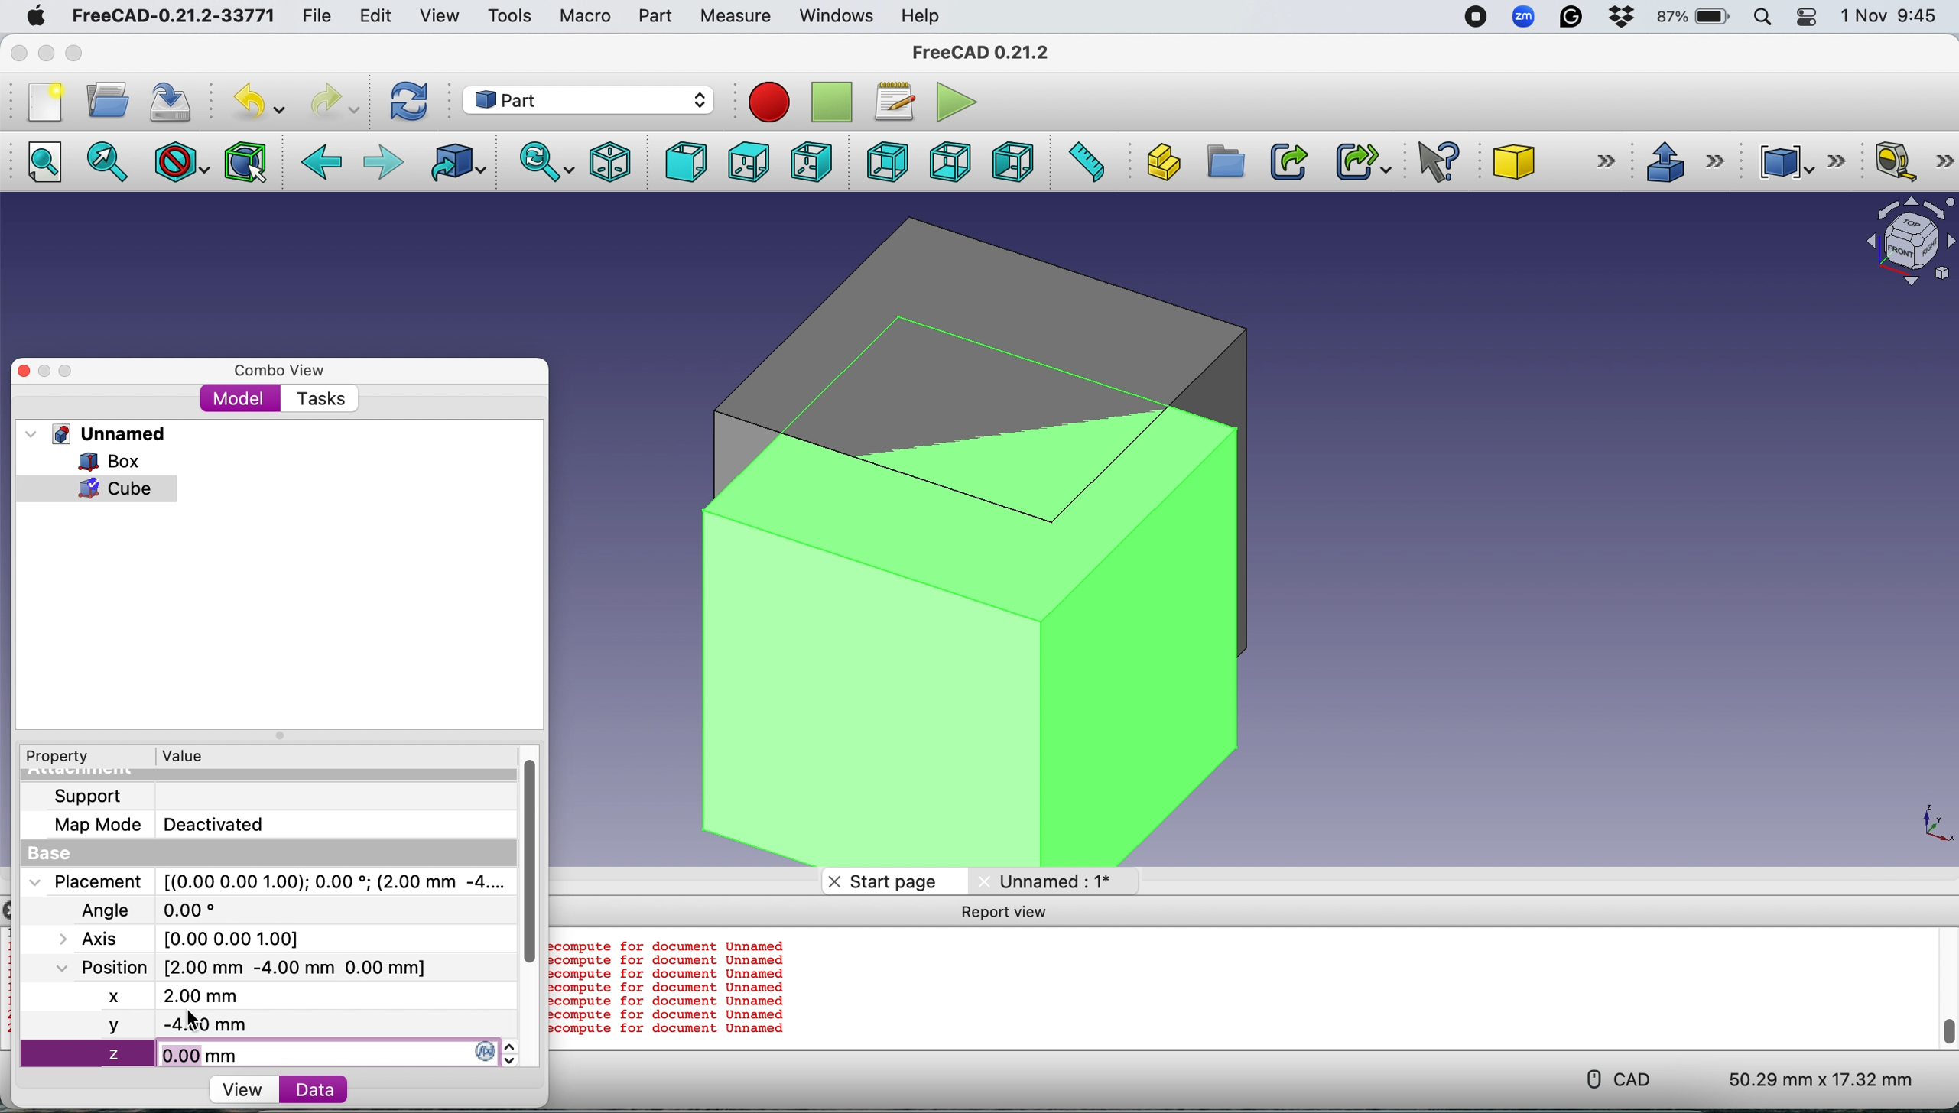 The height and width of the screenshot is (1113, 1959). What do you see at coordinates (1356, 159) in the screenshot?
I see `Make sub link` at bounding box center [1356, 159].